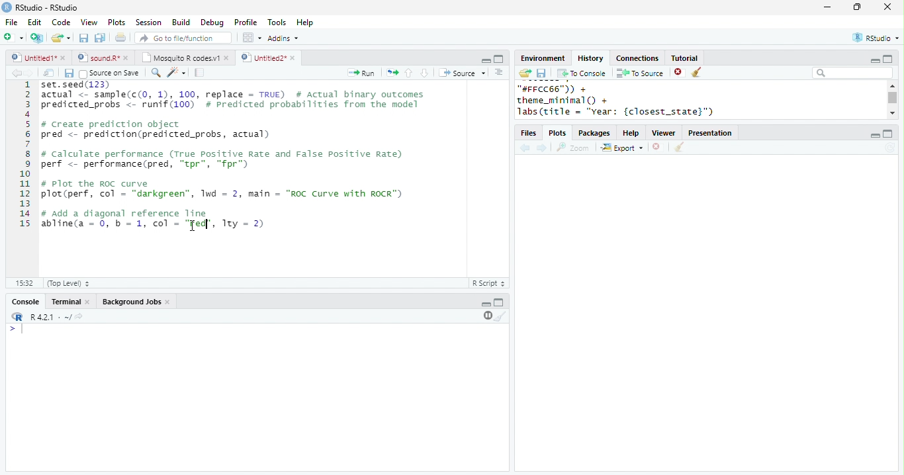 This screenshot has height=475, width=904. Describe the element at coordinates (50, 73) in the screenshot. I see `show in new window` at that location.